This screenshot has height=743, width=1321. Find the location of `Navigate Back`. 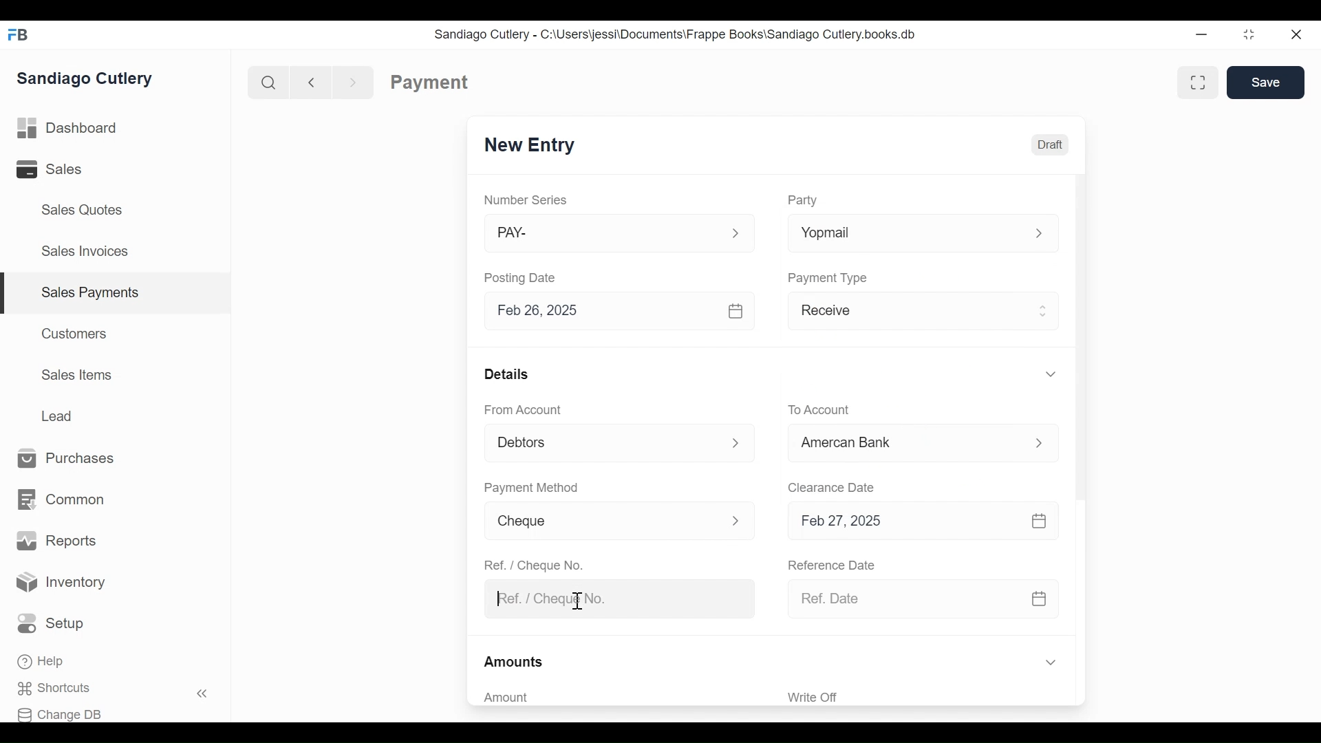

Navigate Back is located at coordinates (308, 82).